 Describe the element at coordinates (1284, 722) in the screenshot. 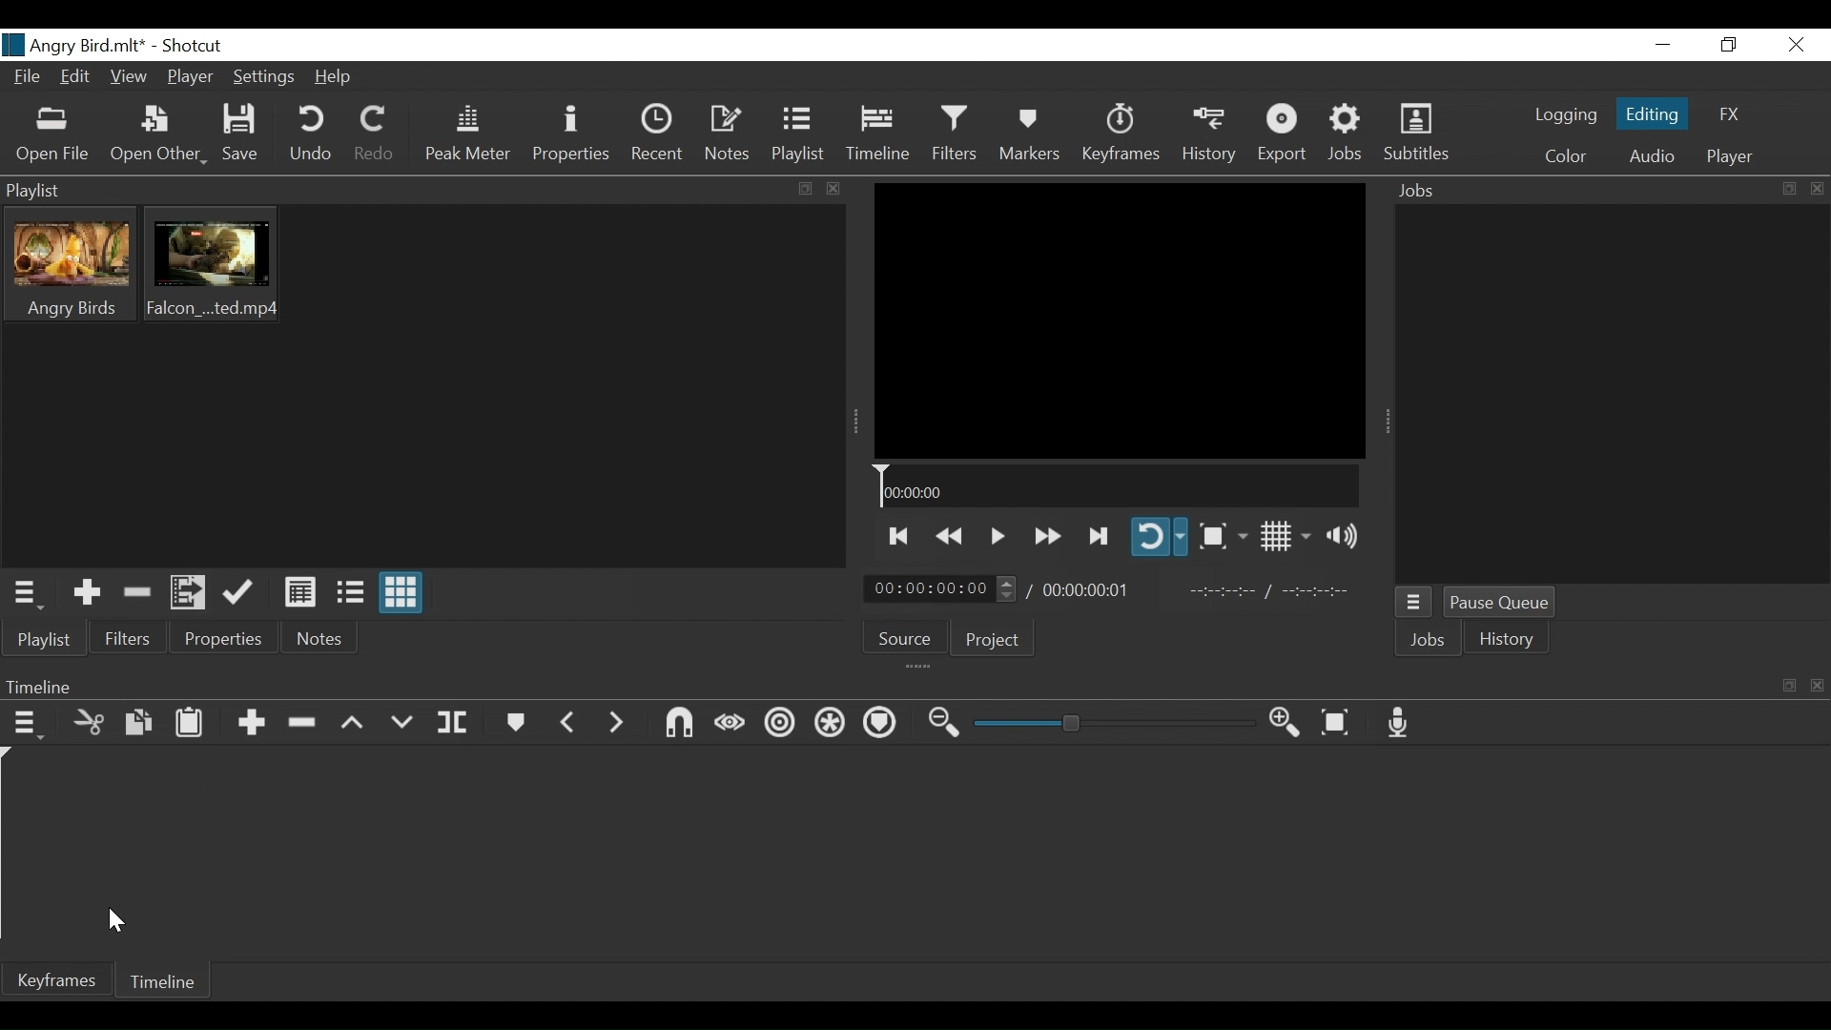

I see `Zoom timeline in` at that location.